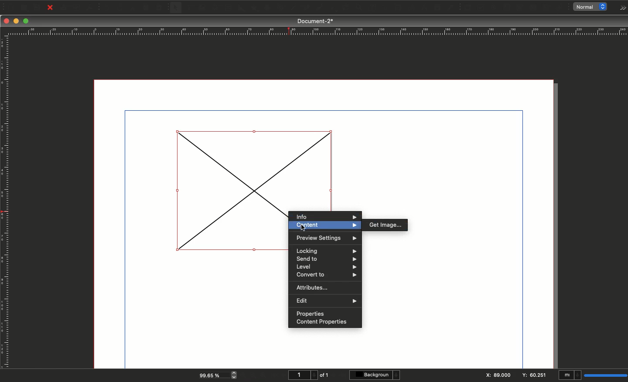 The image size is (628, 382). What do you see at coordinates (220, 191) in the screenshot?
I see `Image inserter` at bounding box center [220, 191].